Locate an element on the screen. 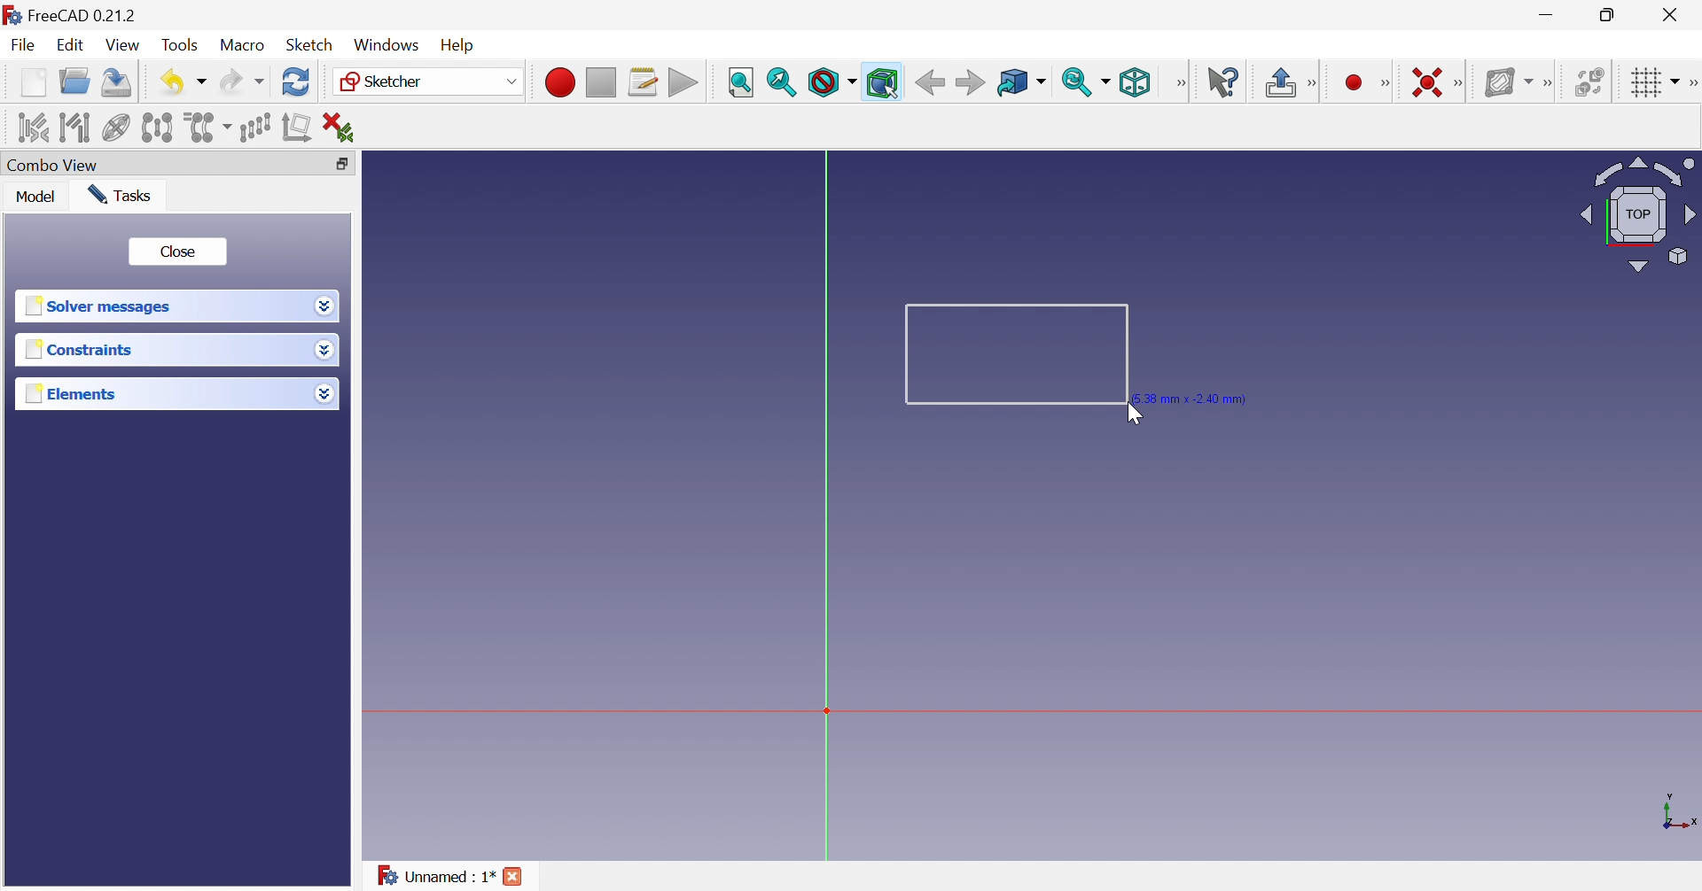 This screenshot has height=891, width=1702. Isometric is located at coordinates (1138, 81).